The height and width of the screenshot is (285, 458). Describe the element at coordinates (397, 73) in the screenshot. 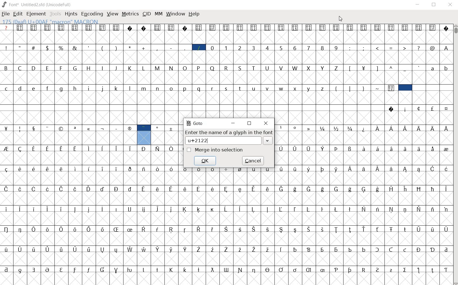

I see `special characters` at that location.